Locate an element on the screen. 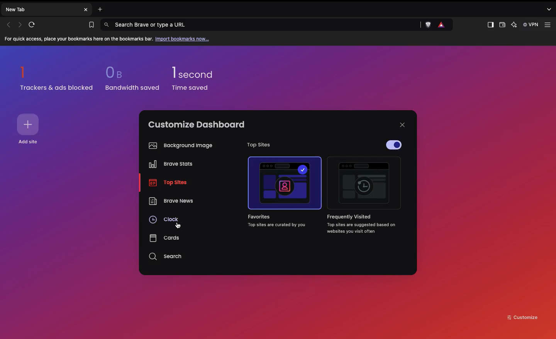  Search Brave or type a URL is located at coordinates (261, 24).